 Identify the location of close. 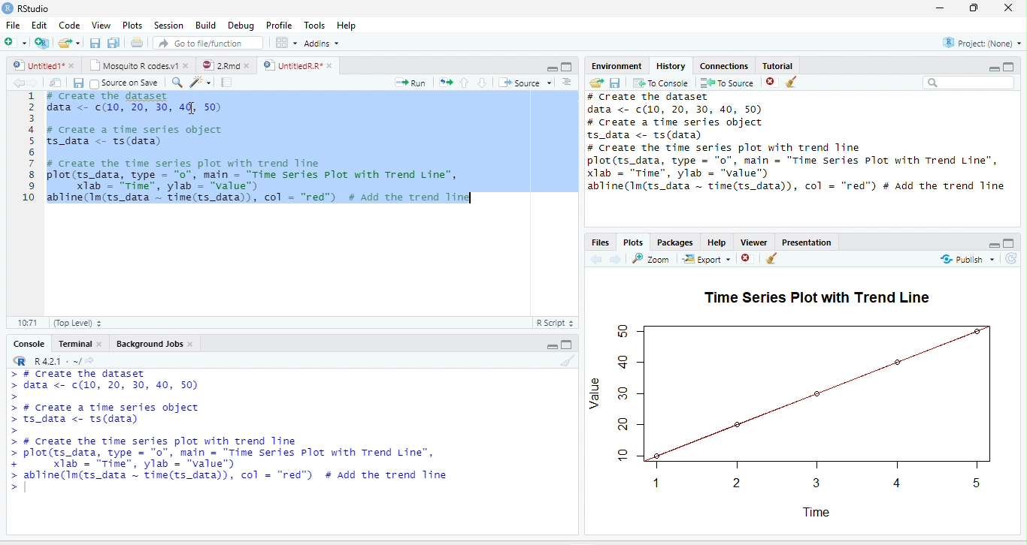
(98, 344).